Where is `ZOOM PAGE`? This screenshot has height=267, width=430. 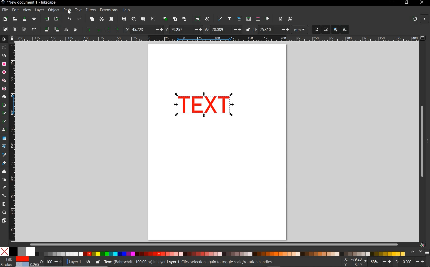 ZOOM PAGE is located at coordinates (143, 19).